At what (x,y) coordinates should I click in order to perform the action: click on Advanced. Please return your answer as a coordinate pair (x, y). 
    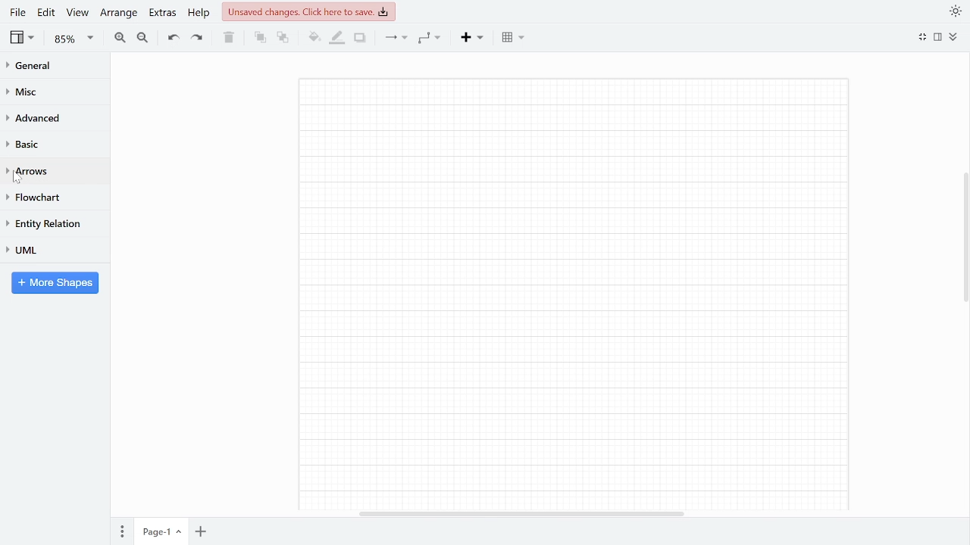
    Looking at the image, I should click on (33, 121).